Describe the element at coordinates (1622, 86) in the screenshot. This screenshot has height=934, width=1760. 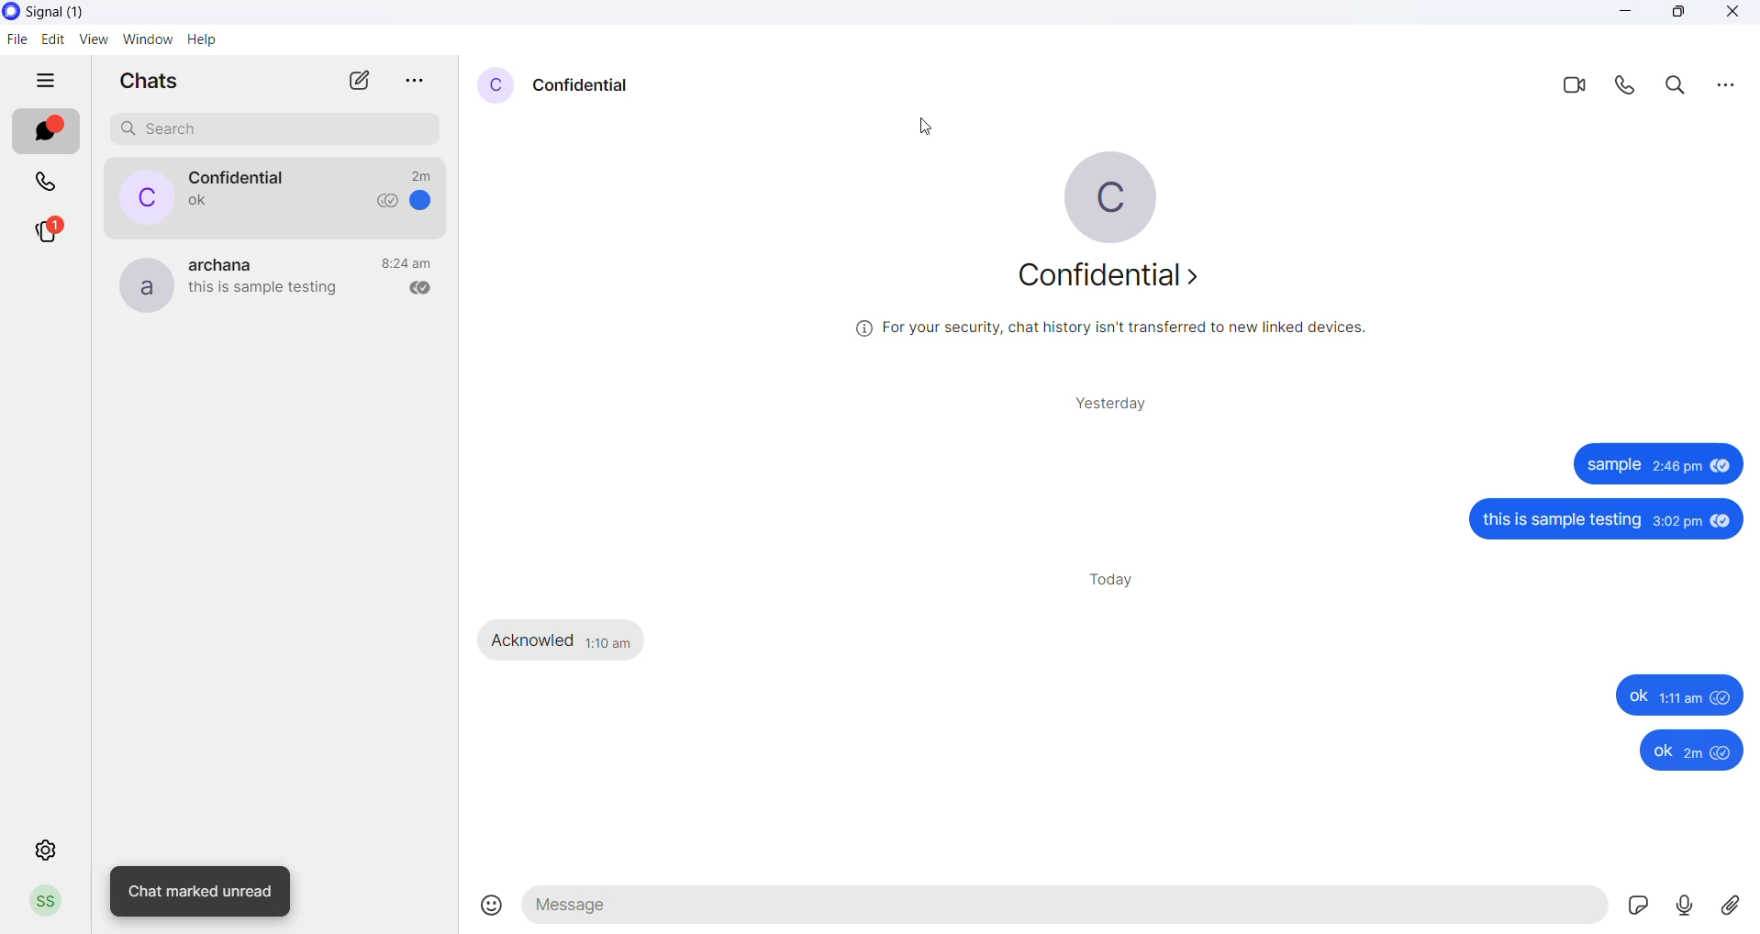
I see `voice call` at that location.